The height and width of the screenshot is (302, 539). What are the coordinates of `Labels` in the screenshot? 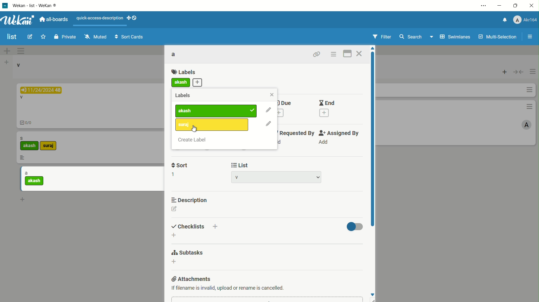 It's located at (193, 96).